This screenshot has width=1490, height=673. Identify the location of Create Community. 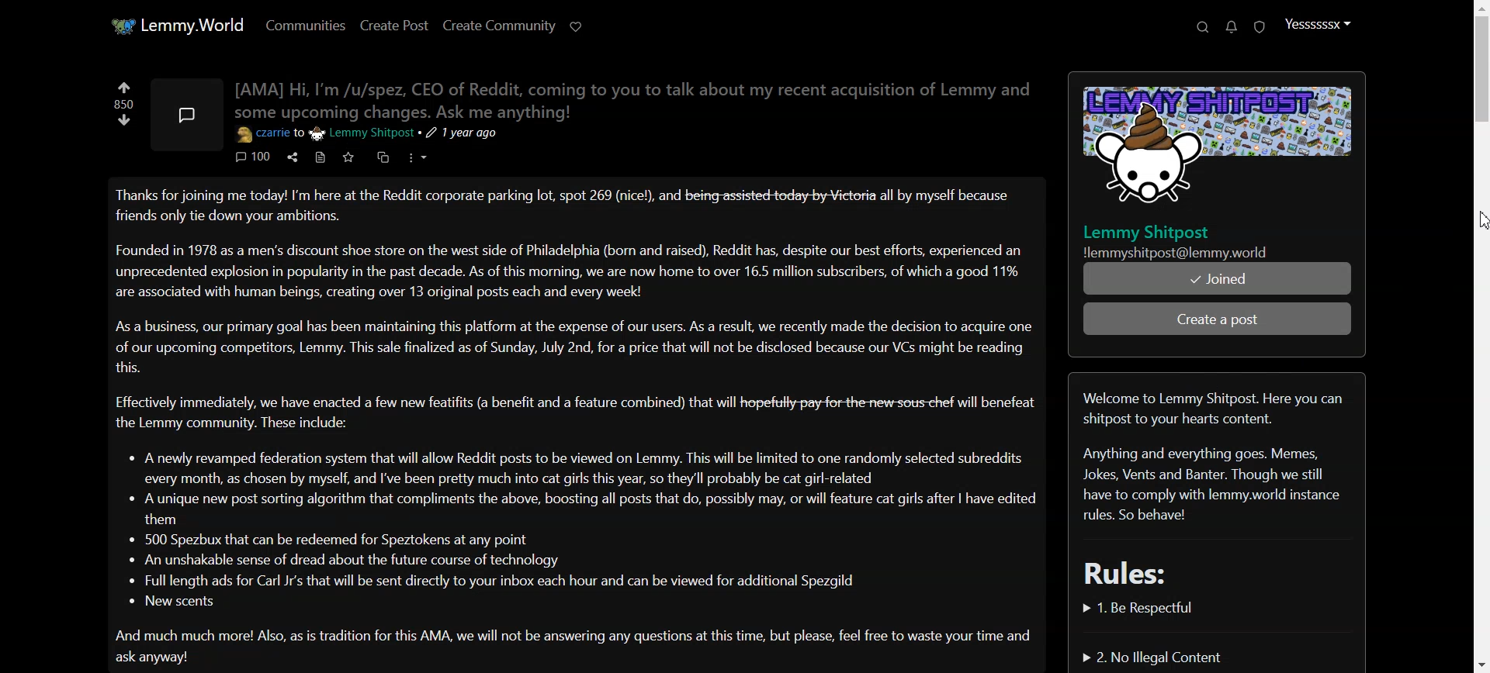
(499, 26).